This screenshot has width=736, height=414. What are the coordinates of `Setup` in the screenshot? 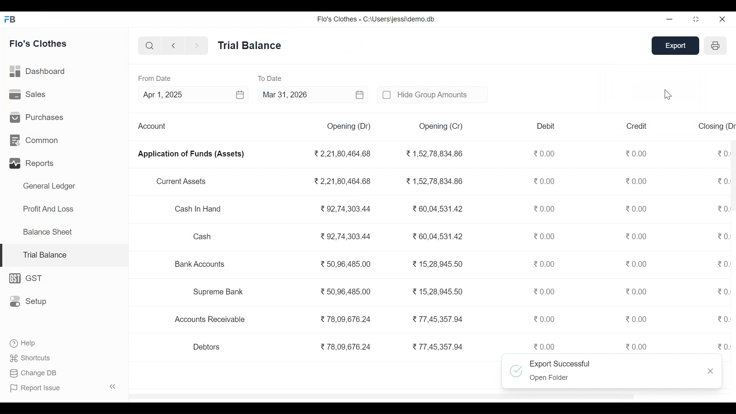 It's located at (28, 302).